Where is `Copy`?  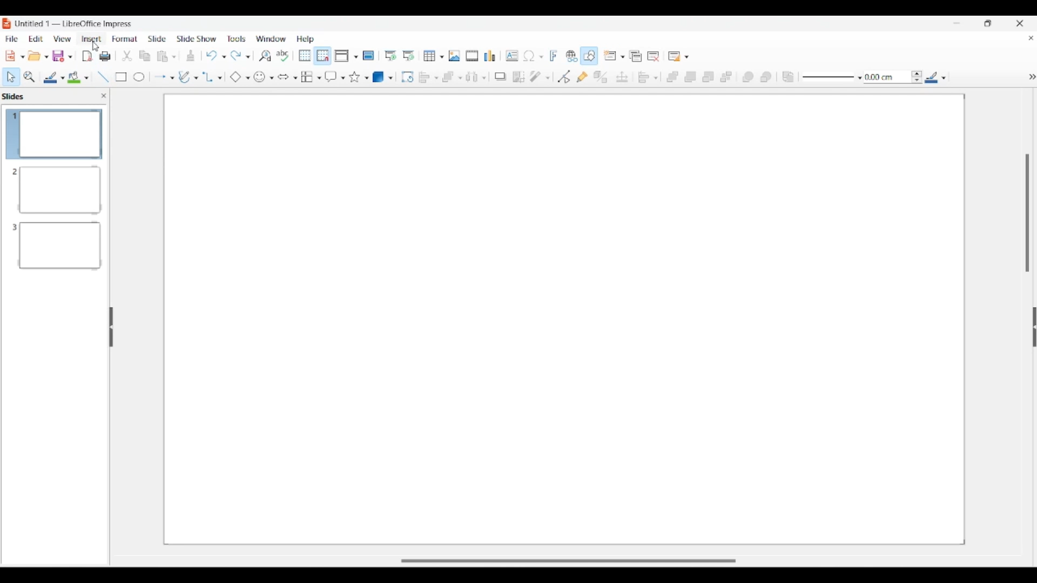 Copy is located at coordinates (145, 56).